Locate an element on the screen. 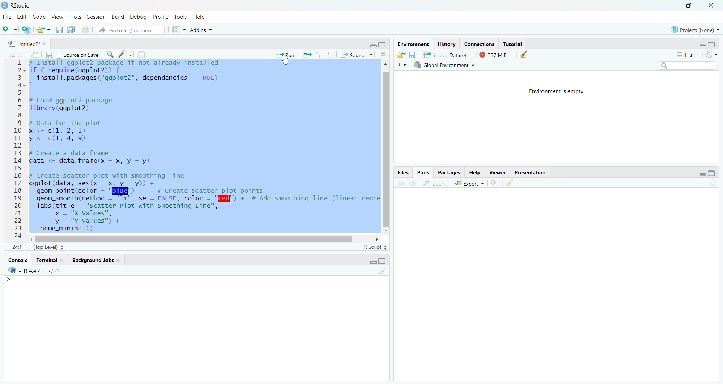 The height and width of the screenshot is (384, 723). clear current plot is located at coordinates (495, 183).